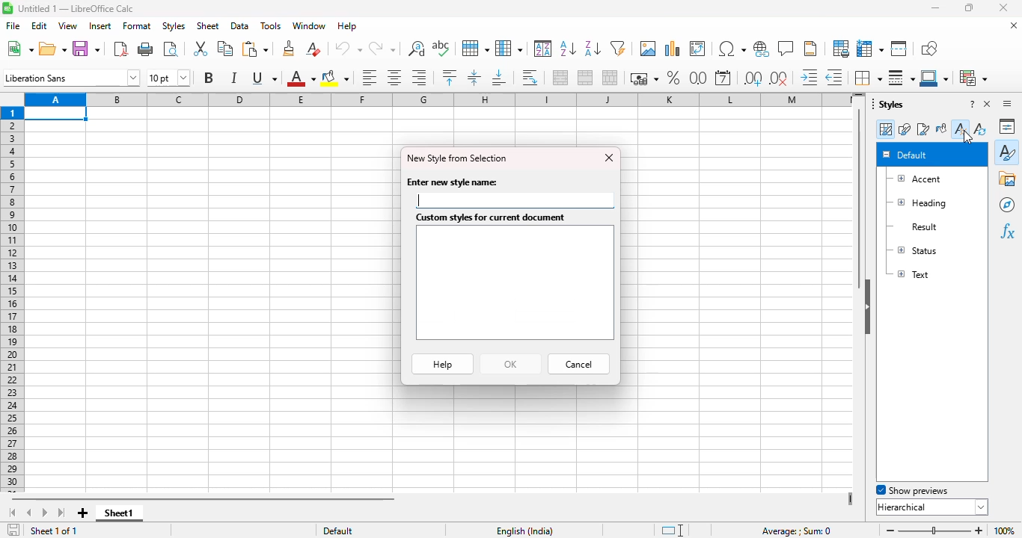  What do you see at coordinates (609, 158) in the screenshot?
I see `close` at bounding box center [609, 158].